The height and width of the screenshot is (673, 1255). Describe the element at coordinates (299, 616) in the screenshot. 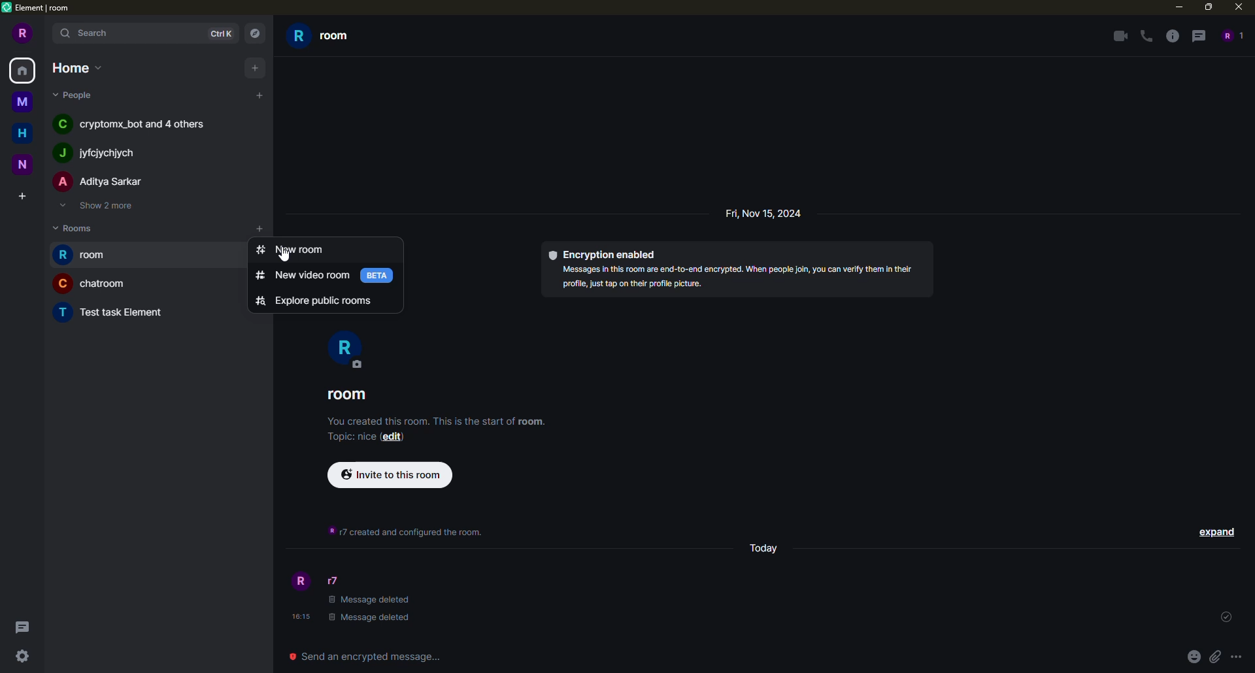

I see `time` at that location.